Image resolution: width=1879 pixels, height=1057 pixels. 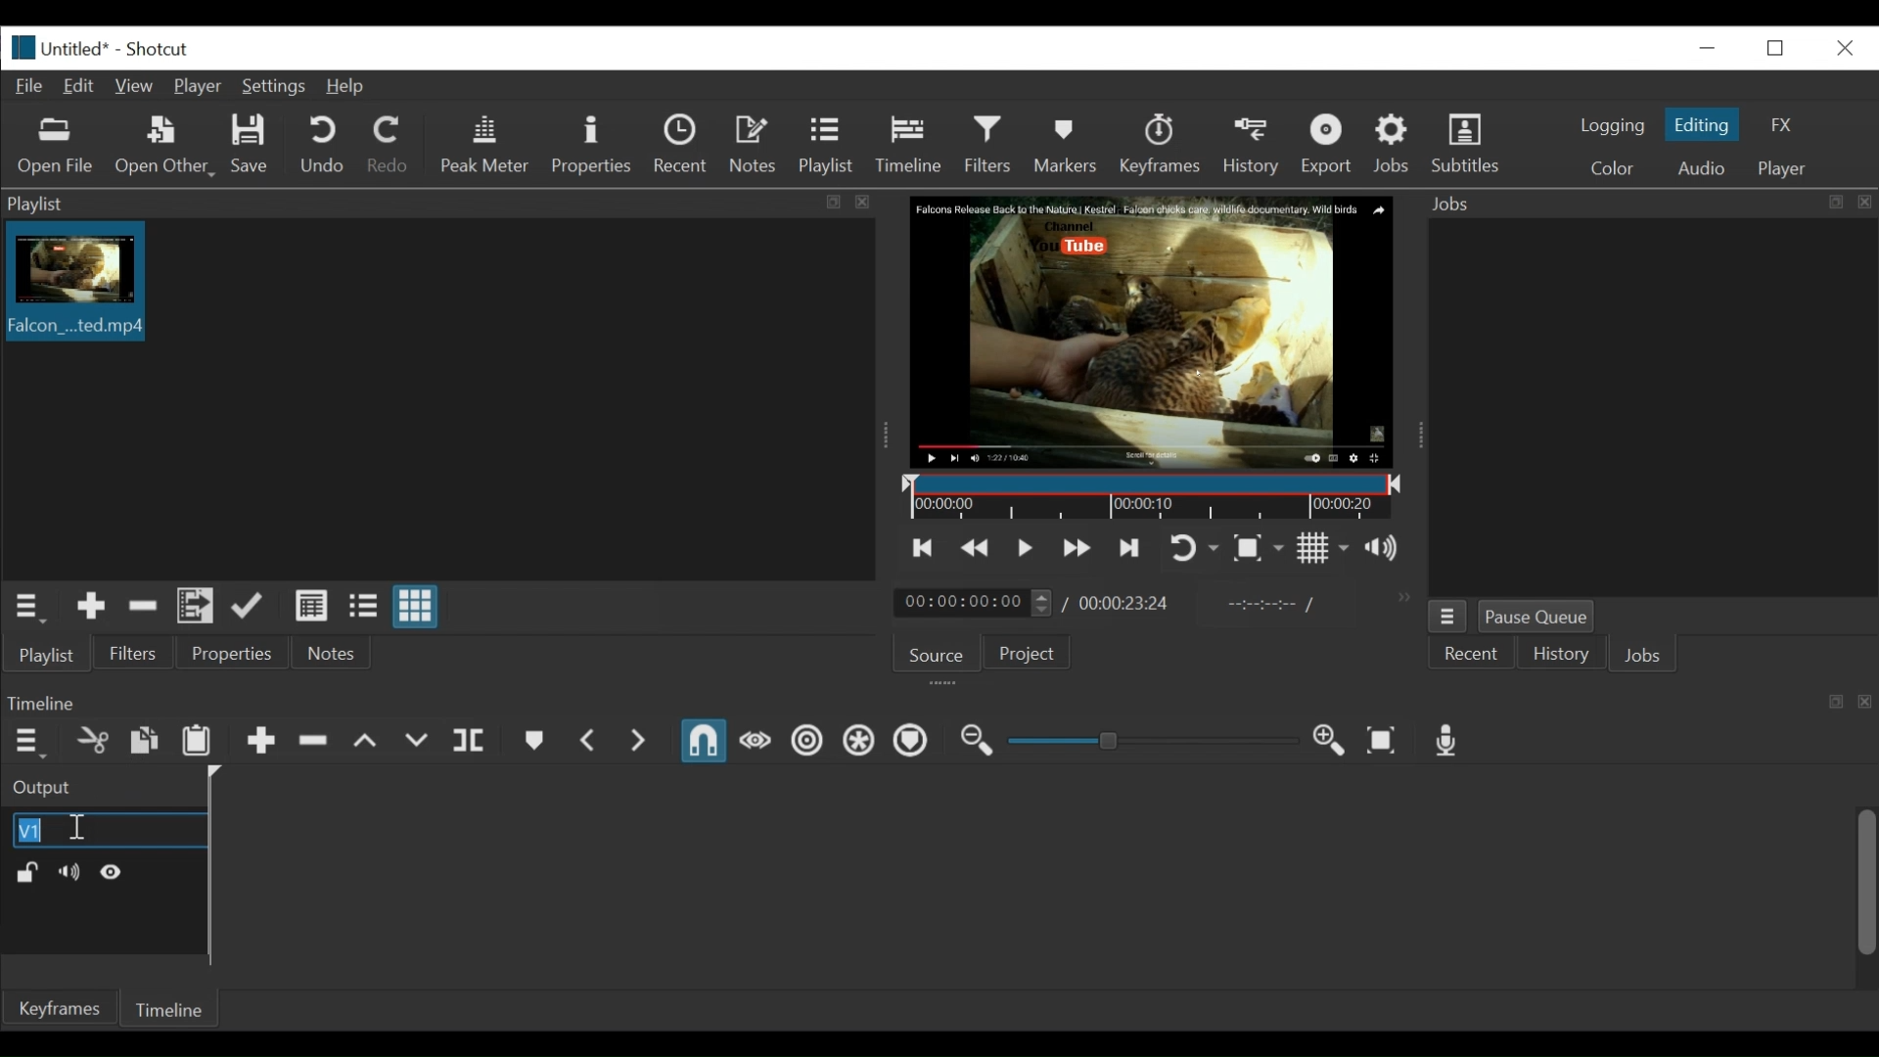 I want to click on Pause Queue, so click(x=1542, y=618).